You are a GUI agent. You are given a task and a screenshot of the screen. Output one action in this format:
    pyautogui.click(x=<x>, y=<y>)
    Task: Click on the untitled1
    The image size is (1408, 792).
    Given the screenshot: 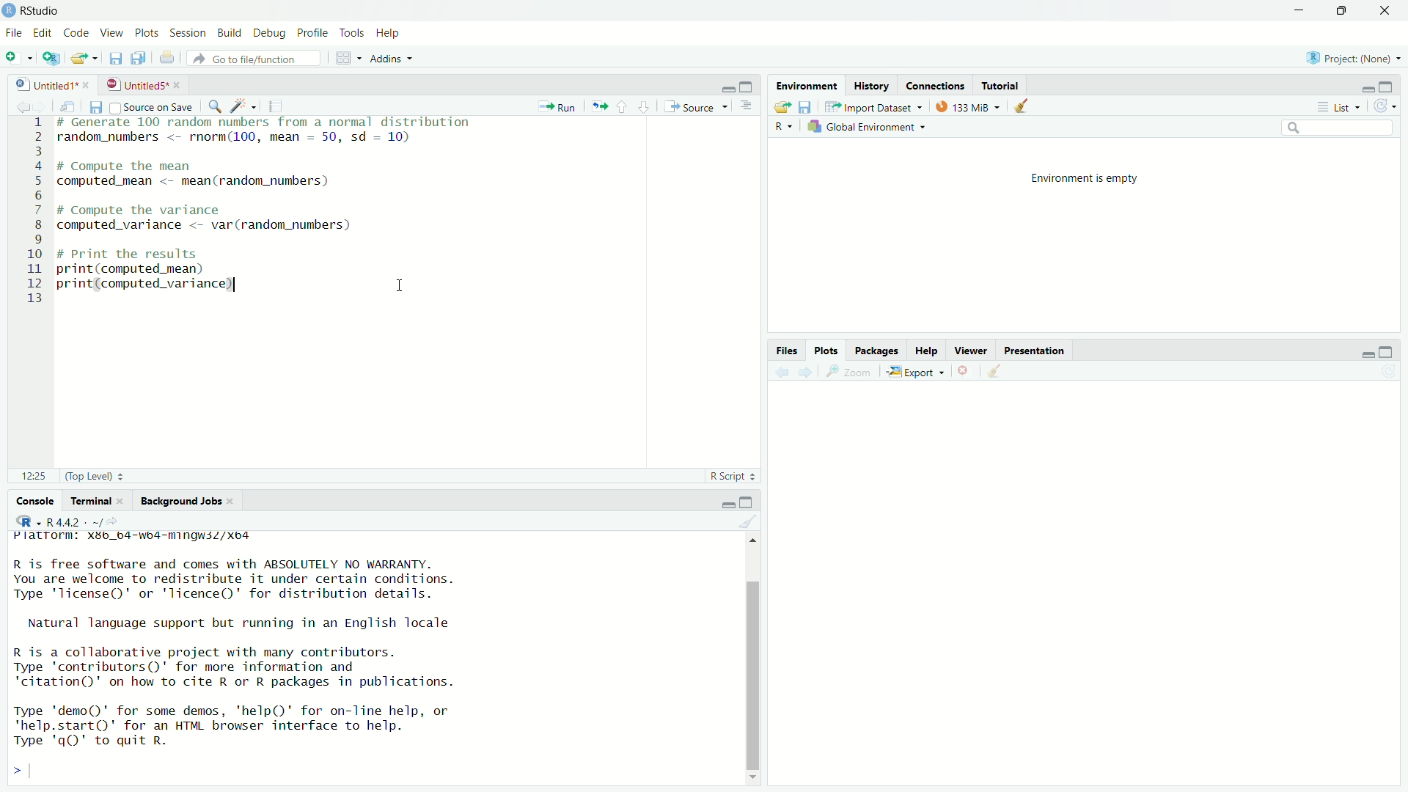 What is the action you would take?
    pyautogui.click(x=38, y=83)
    